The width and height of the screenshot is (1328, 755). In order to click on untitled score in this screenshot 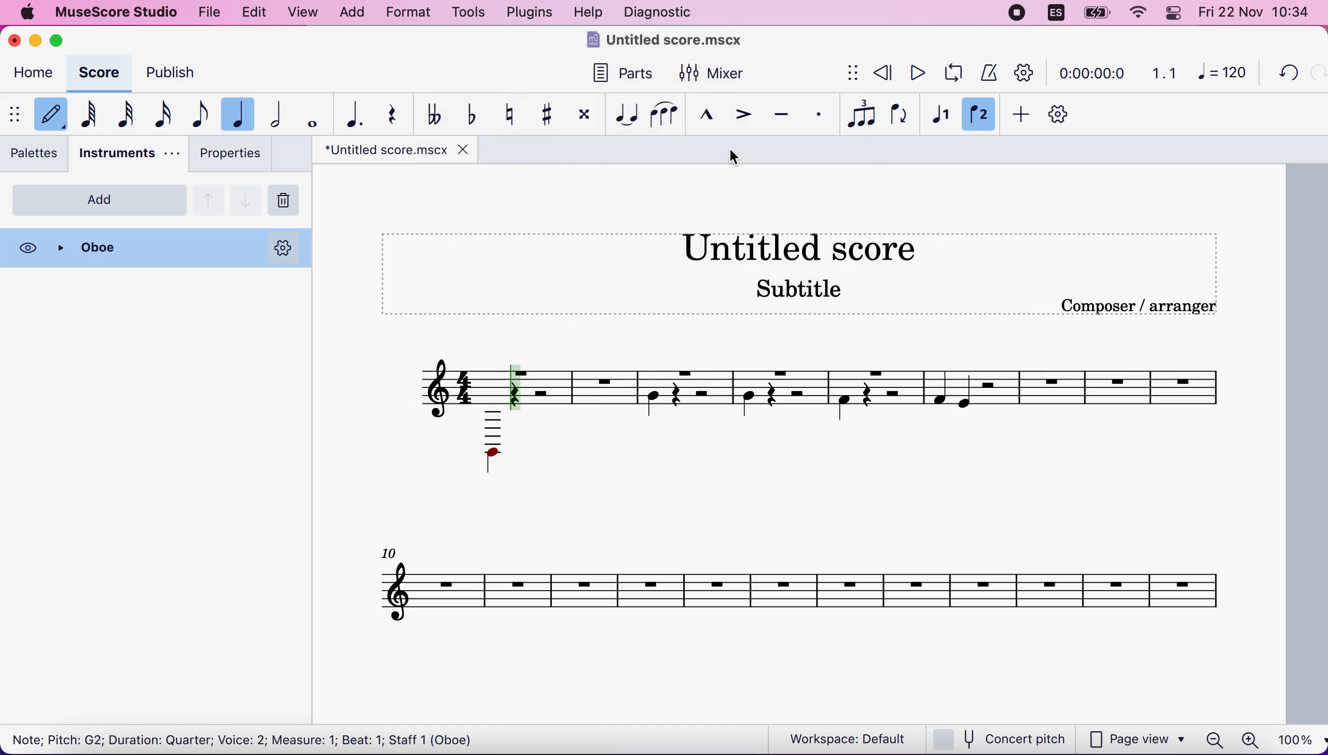, I will do `click(808, 448)`.